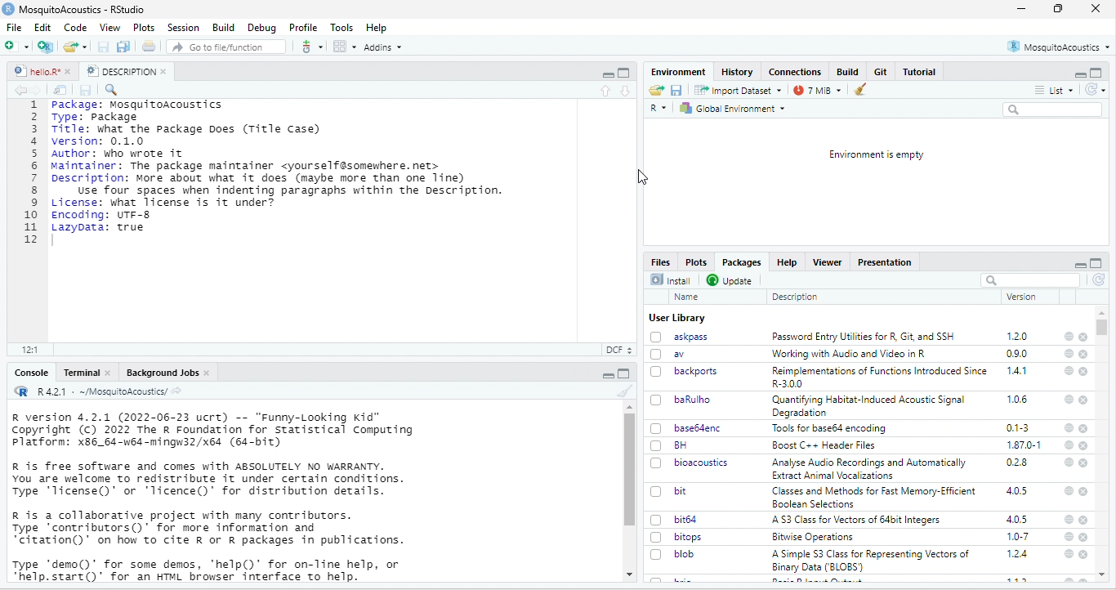 Image resolution: width=1116 pixels, height=590 pixels. Describe the element at coordinates (872, 561) in the screenshot. I see `A Simple S3 Class for Representing Vectors of Binary Data (‘BLOBS’)` at that location.